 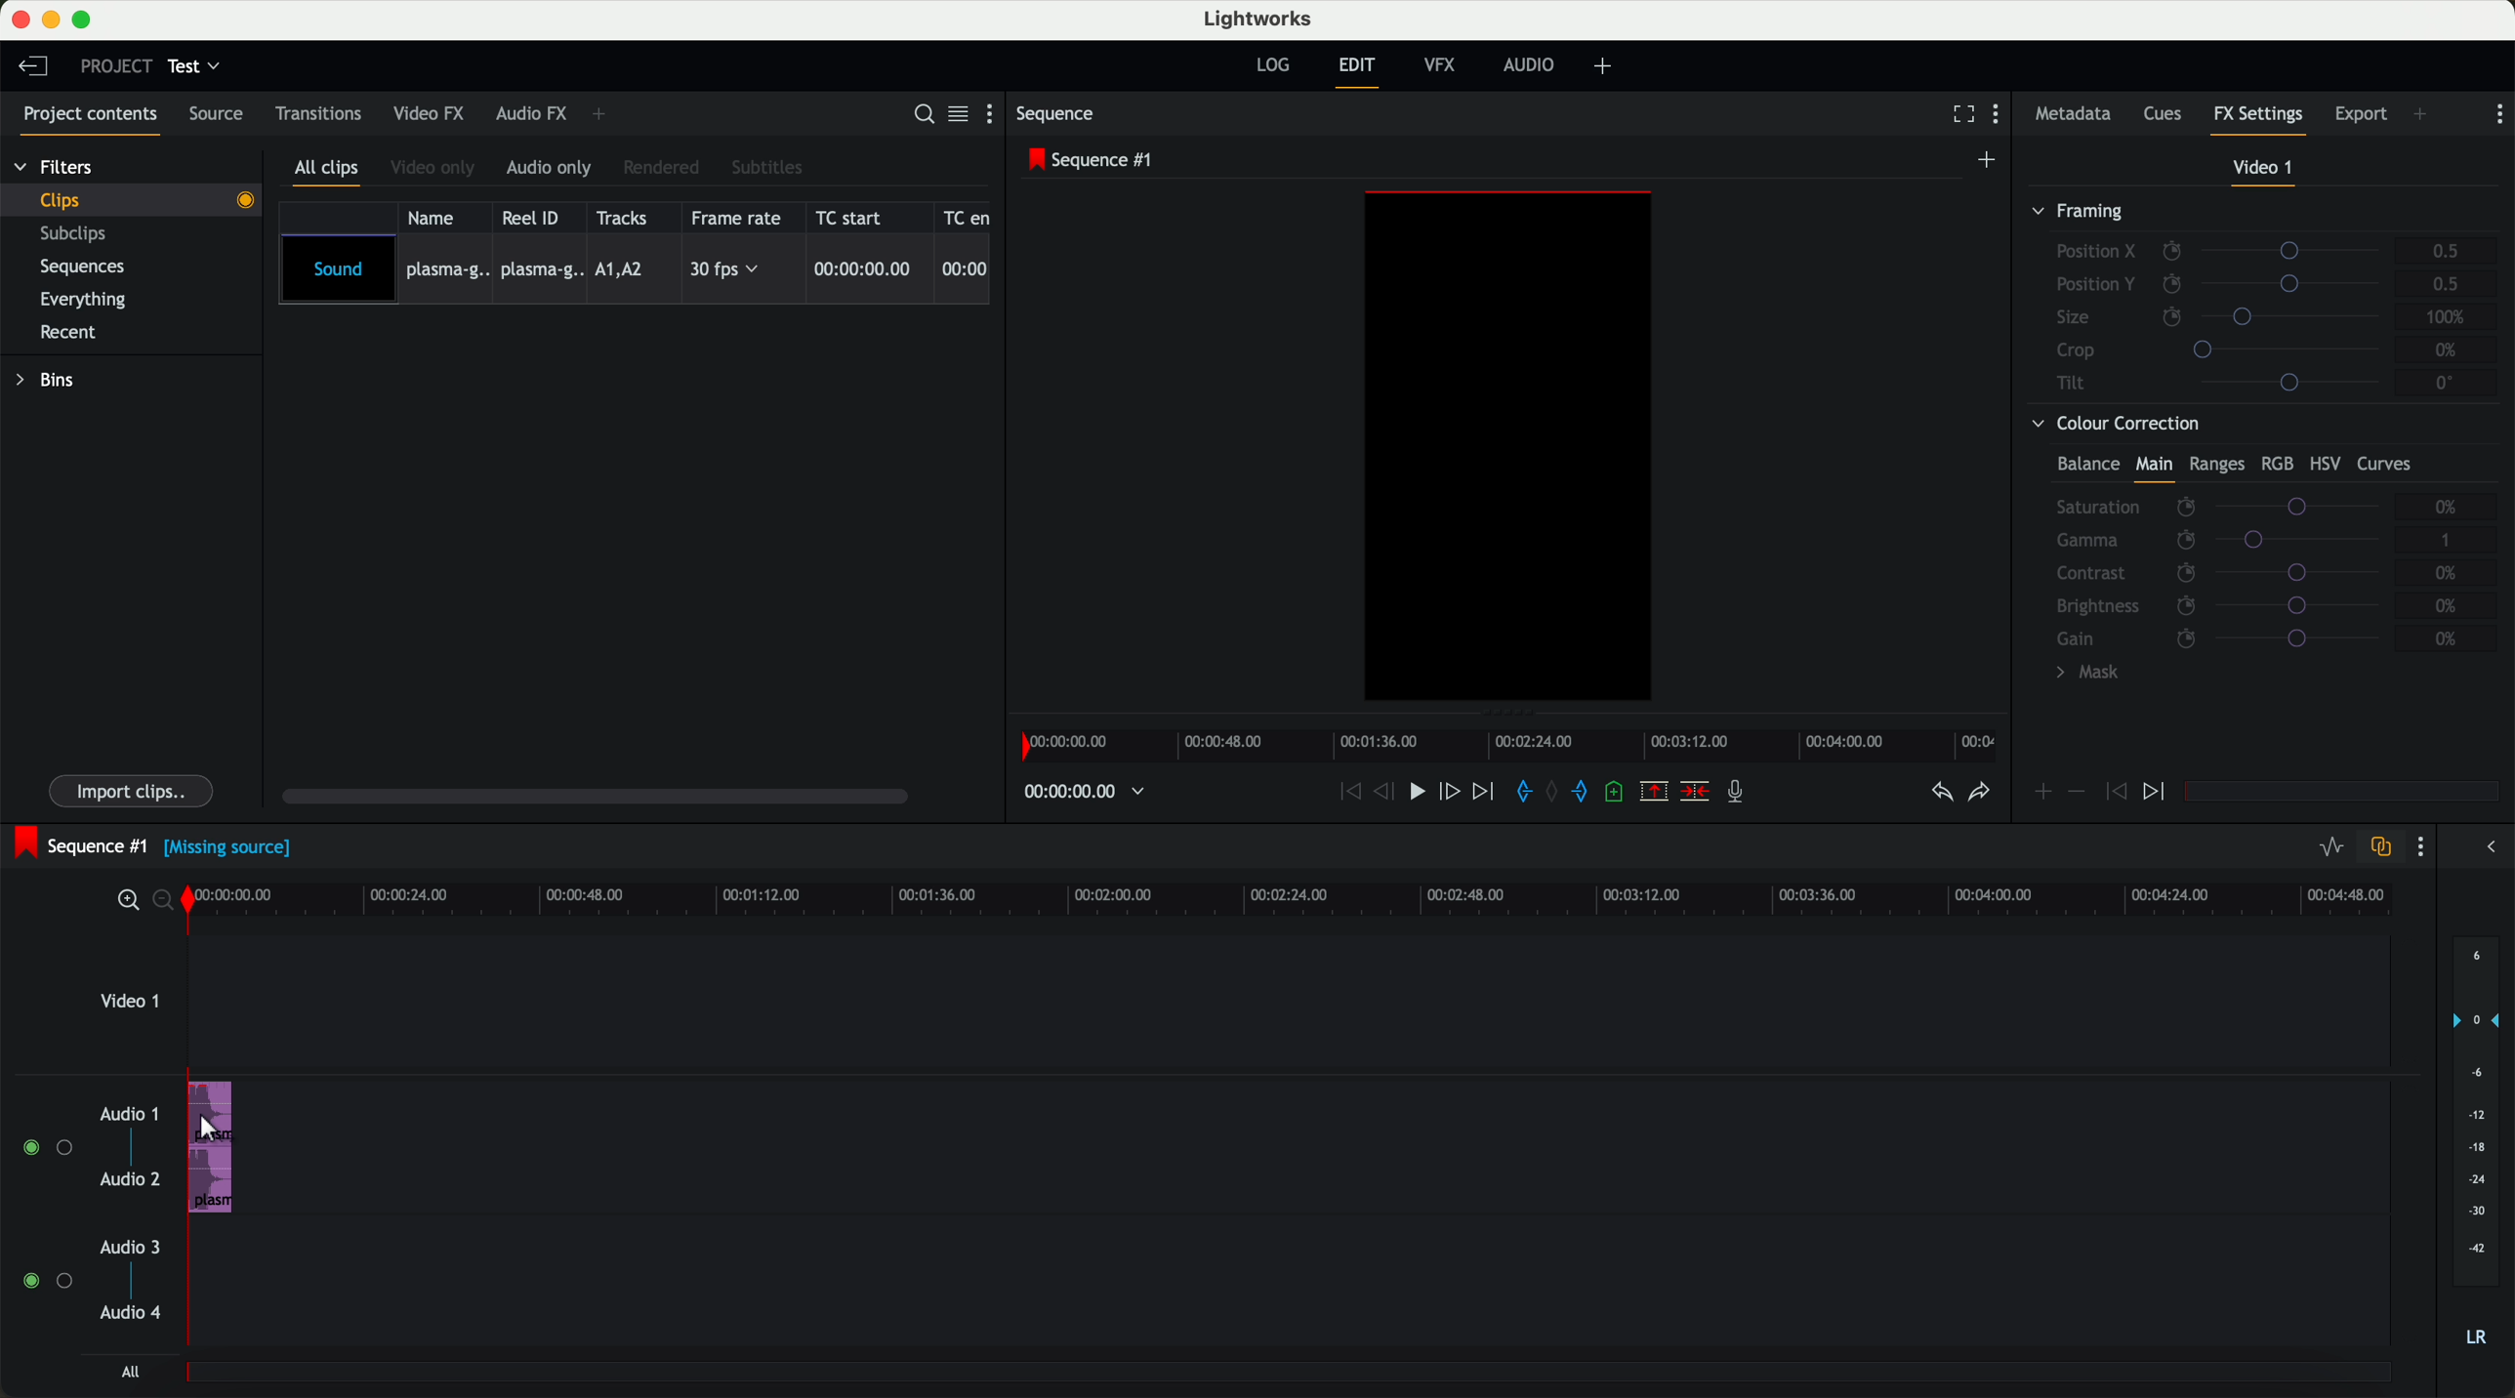 I want to click on add a cue at the current position, so click(x=1621, y=796).